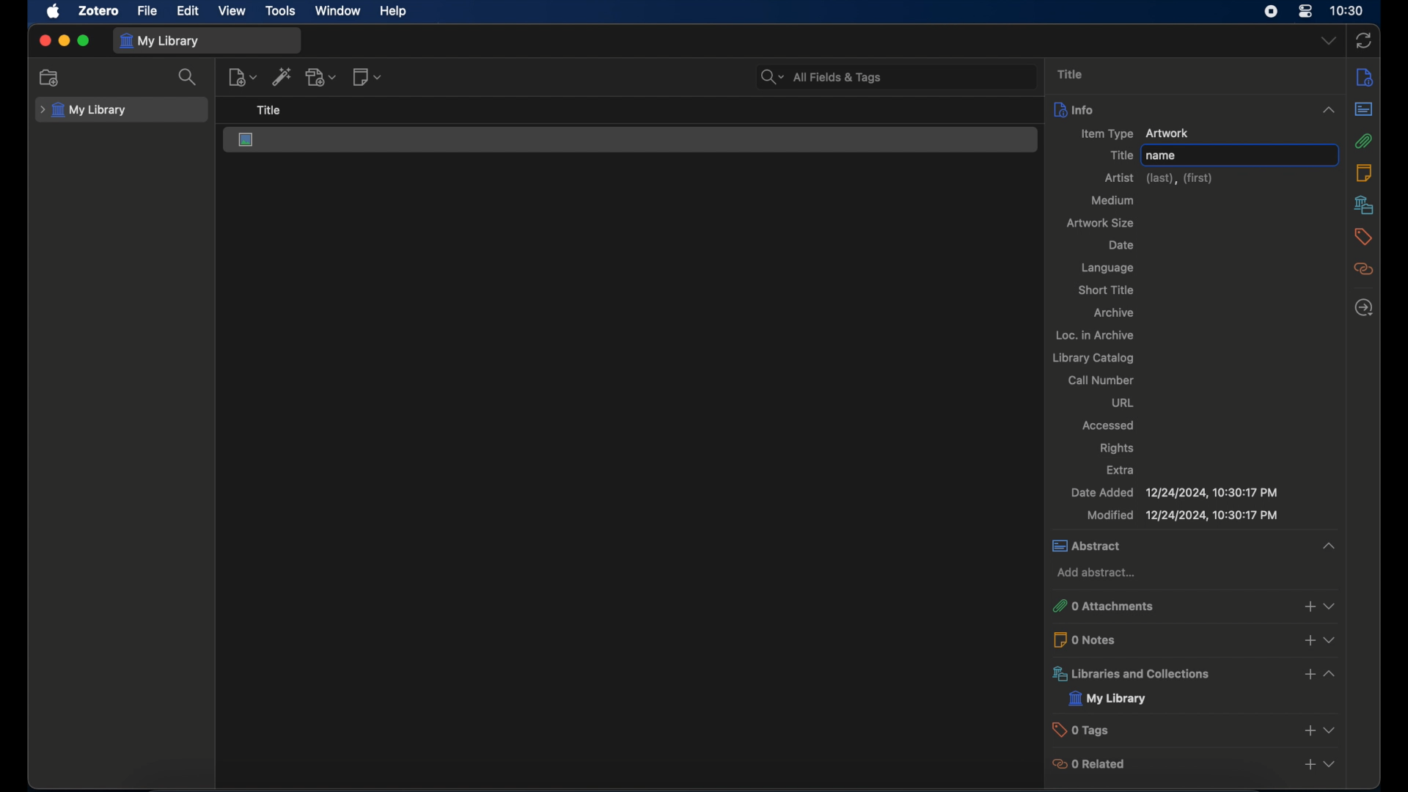  Describe the element at coordinates (1109, 425) in the screenshot. I see `accessed` at that location.